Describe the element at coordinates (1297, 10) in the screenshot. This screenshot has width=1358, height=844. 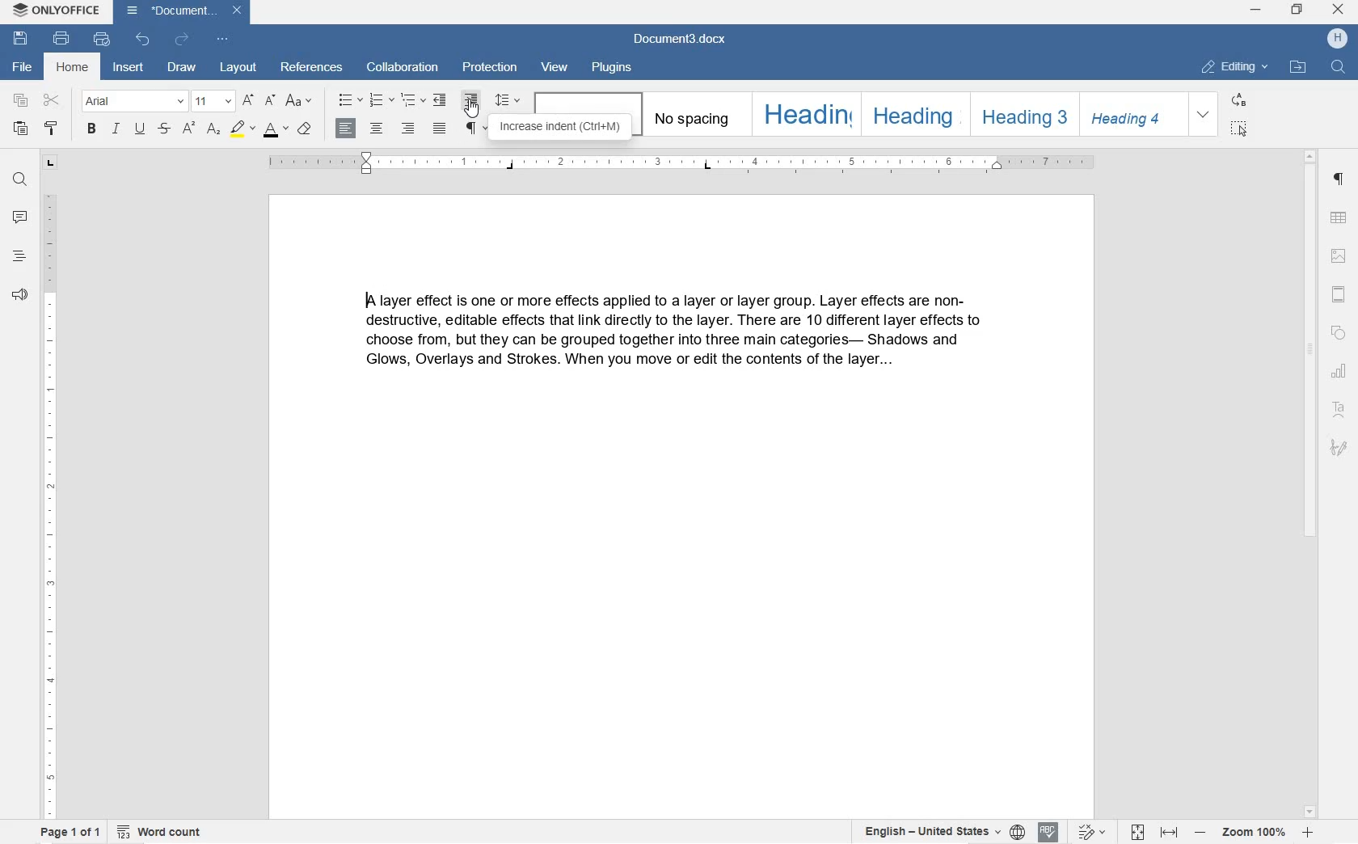
I see `RESTORE` at that location.